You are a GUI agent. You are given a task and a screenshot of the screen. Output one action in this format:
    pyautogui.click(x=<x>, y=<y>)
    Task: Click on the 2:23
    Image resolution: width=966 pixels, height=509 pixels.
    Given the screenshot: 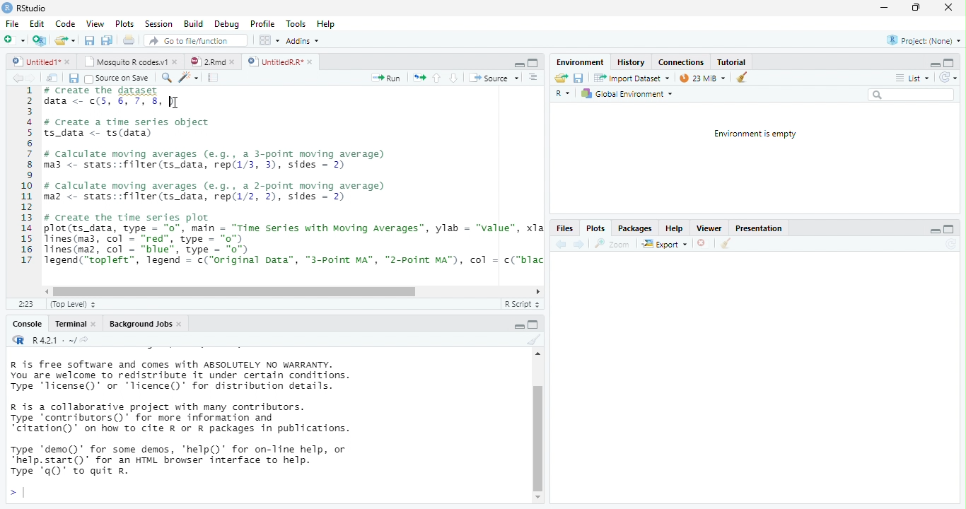 What is the action you would take?
    pyautogui.click(x=26, y=305)
    